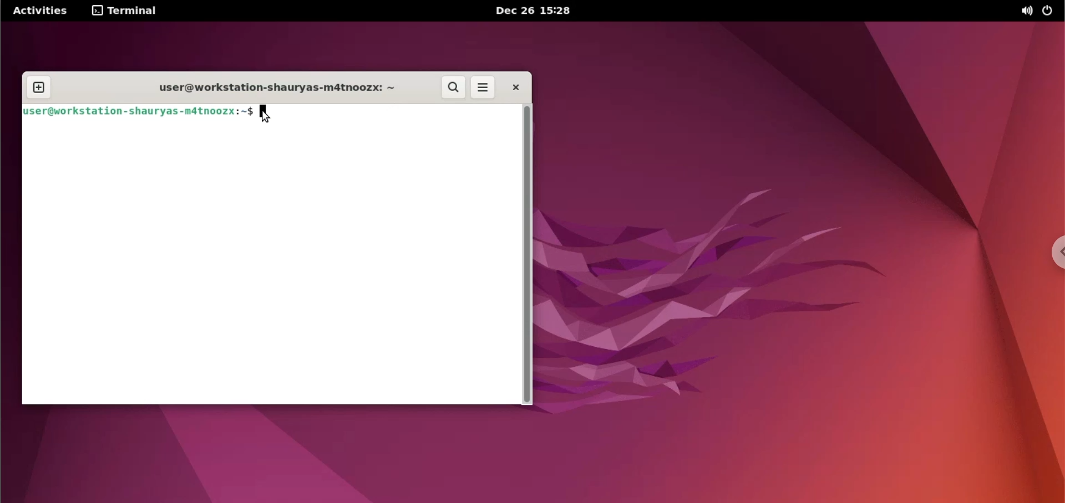  I want to click on terminal options, so click(125, 11).